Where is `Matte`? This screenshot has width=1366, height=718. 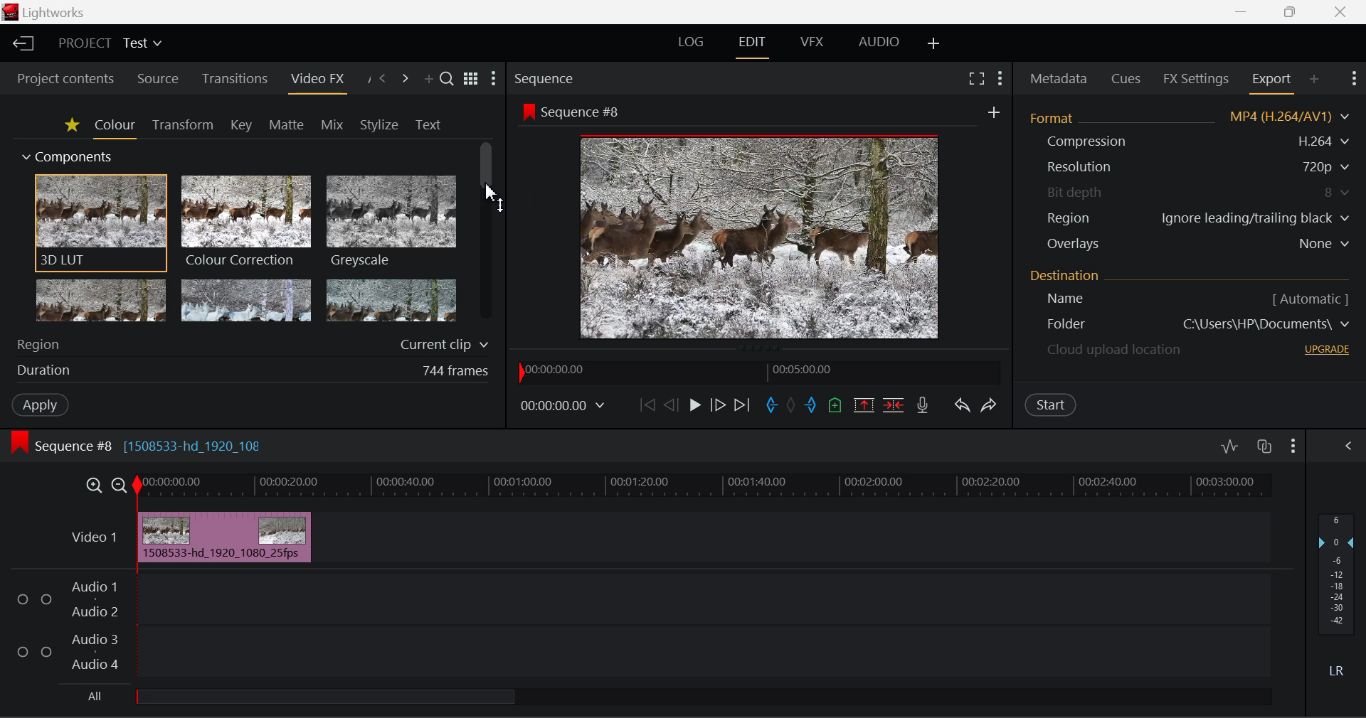 Matte is located at coordinates (286, 124).